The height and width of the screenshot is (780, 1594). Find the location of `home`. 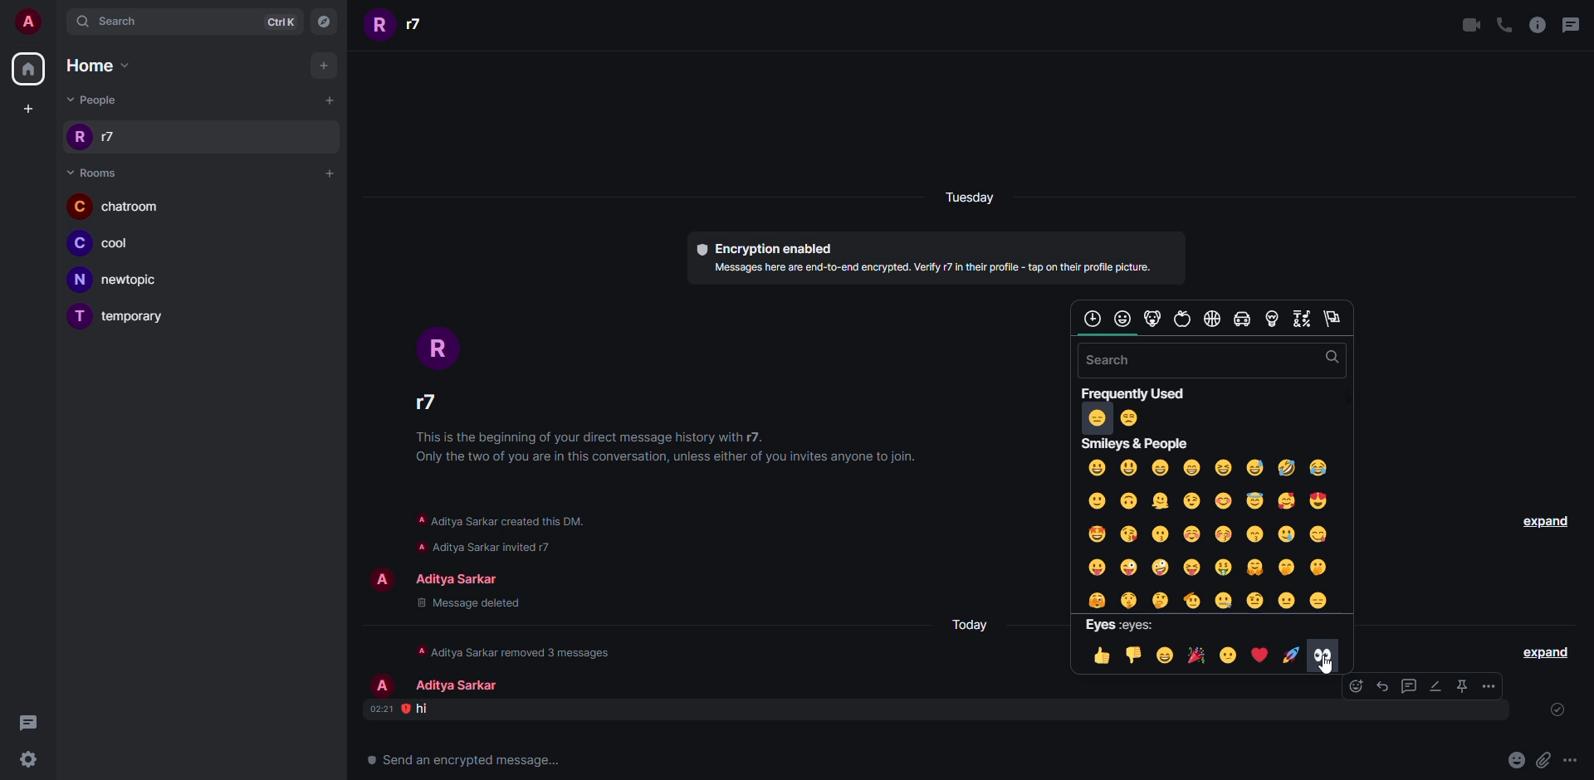

home is located at coordinates (28, 69).